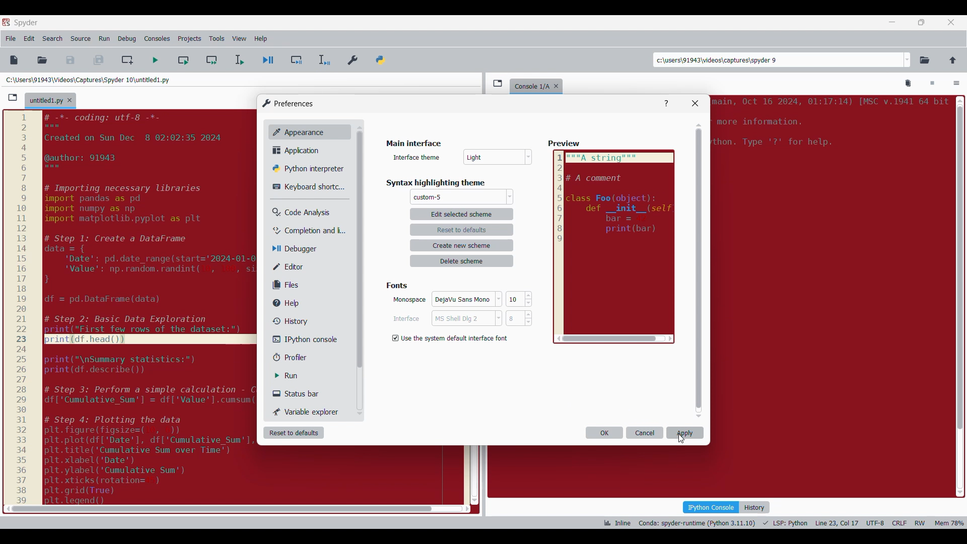 This screenshot has height=544, width=967. What do you see at coordinates (71, 60) in the screenshot?
I see `Save file` at bounding box center [71, 60].